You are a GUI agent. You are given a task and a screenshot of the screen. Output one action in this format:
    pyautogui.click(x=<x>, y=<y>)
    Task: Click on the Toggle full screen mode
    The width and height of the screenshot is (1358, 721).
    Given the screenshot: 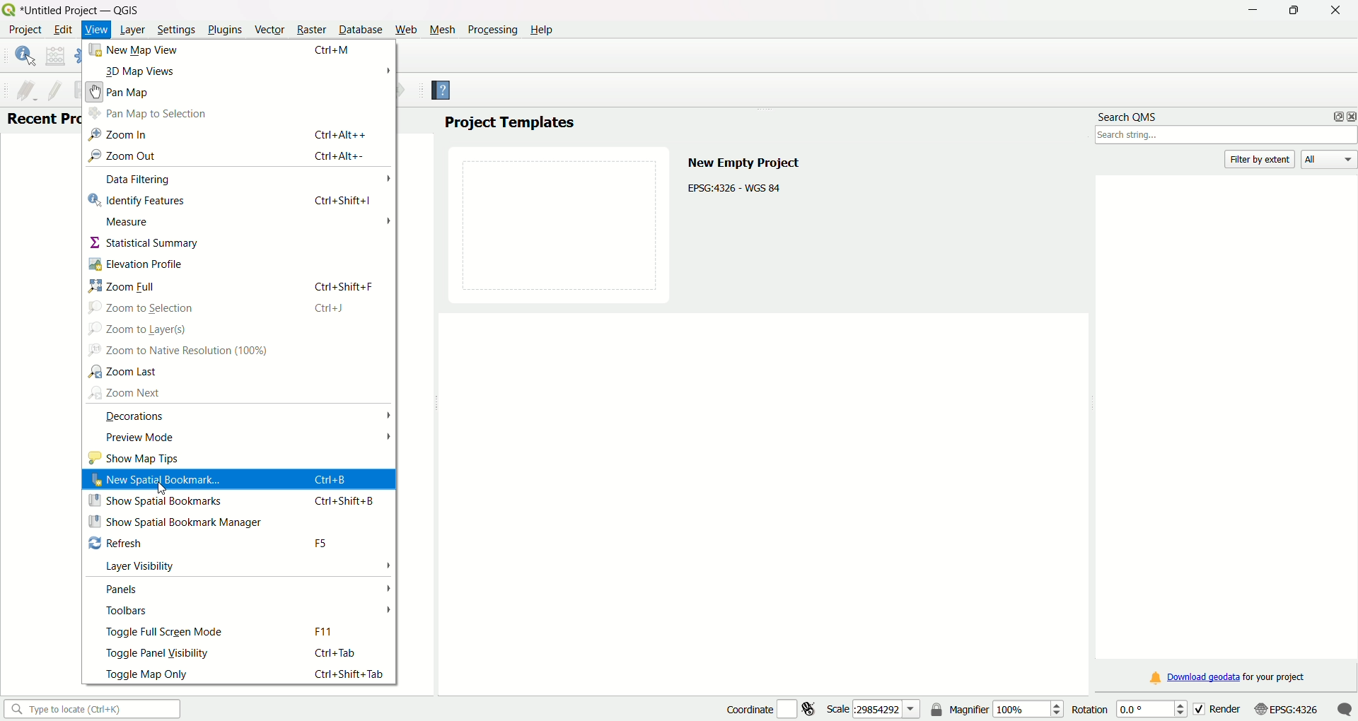 What is the action you would take?
    pyautogui.click(x=165, y=631)
    